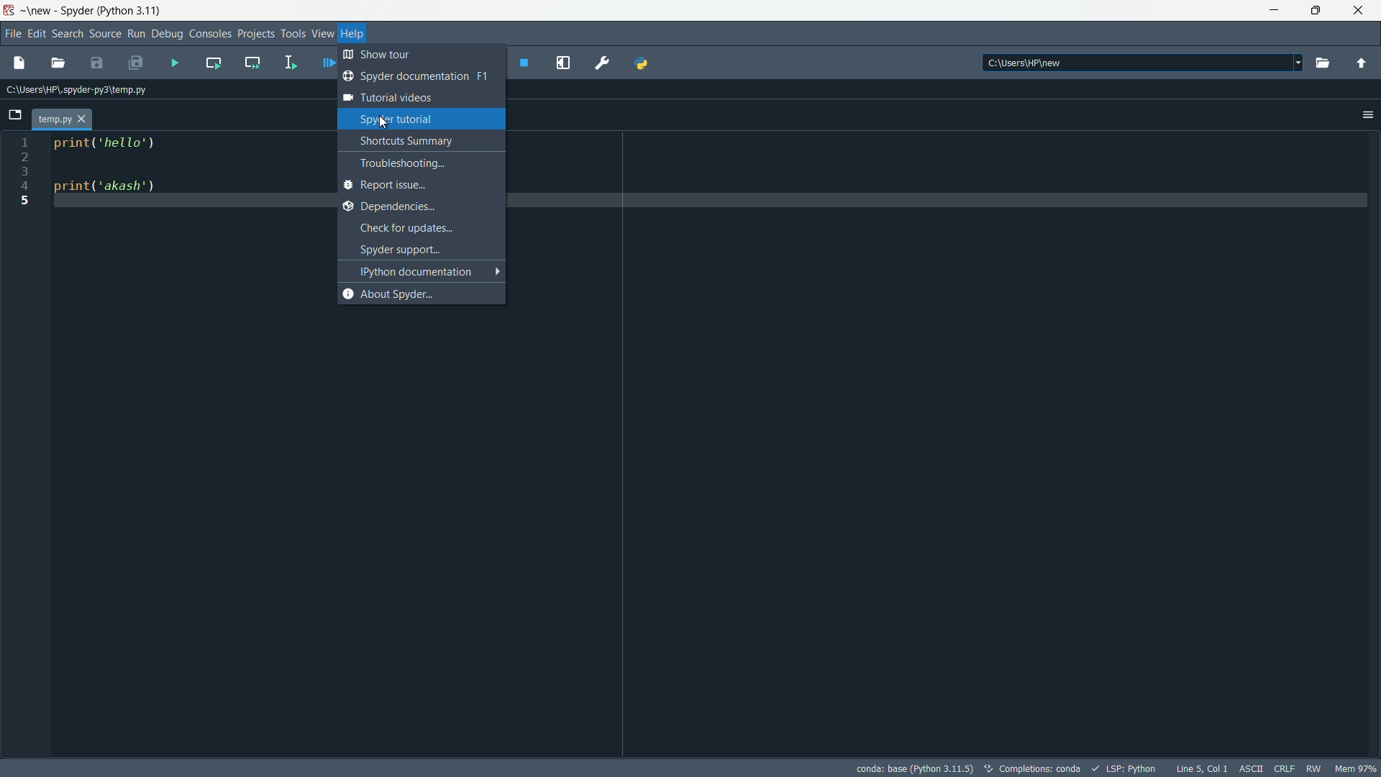  What do you see at coordinates (1270, 11) in the screenshot?
I see `minimize` at bounding box center [1270, 11].